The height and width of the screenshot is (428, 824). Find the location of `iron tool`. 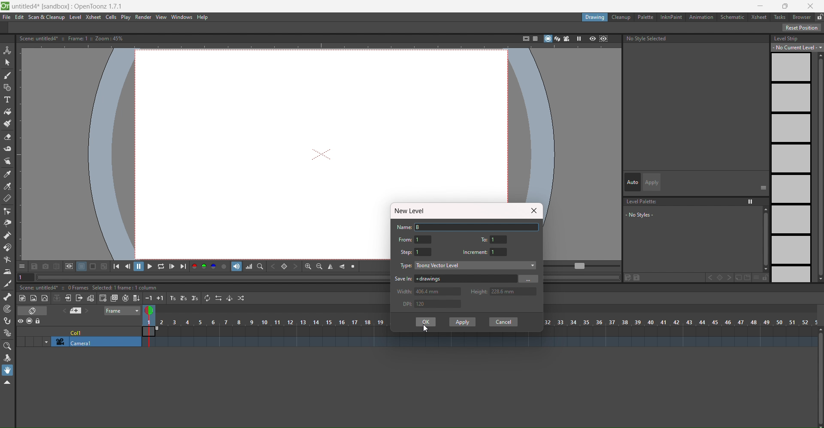

iron tool is located at coordinates (7, 272).